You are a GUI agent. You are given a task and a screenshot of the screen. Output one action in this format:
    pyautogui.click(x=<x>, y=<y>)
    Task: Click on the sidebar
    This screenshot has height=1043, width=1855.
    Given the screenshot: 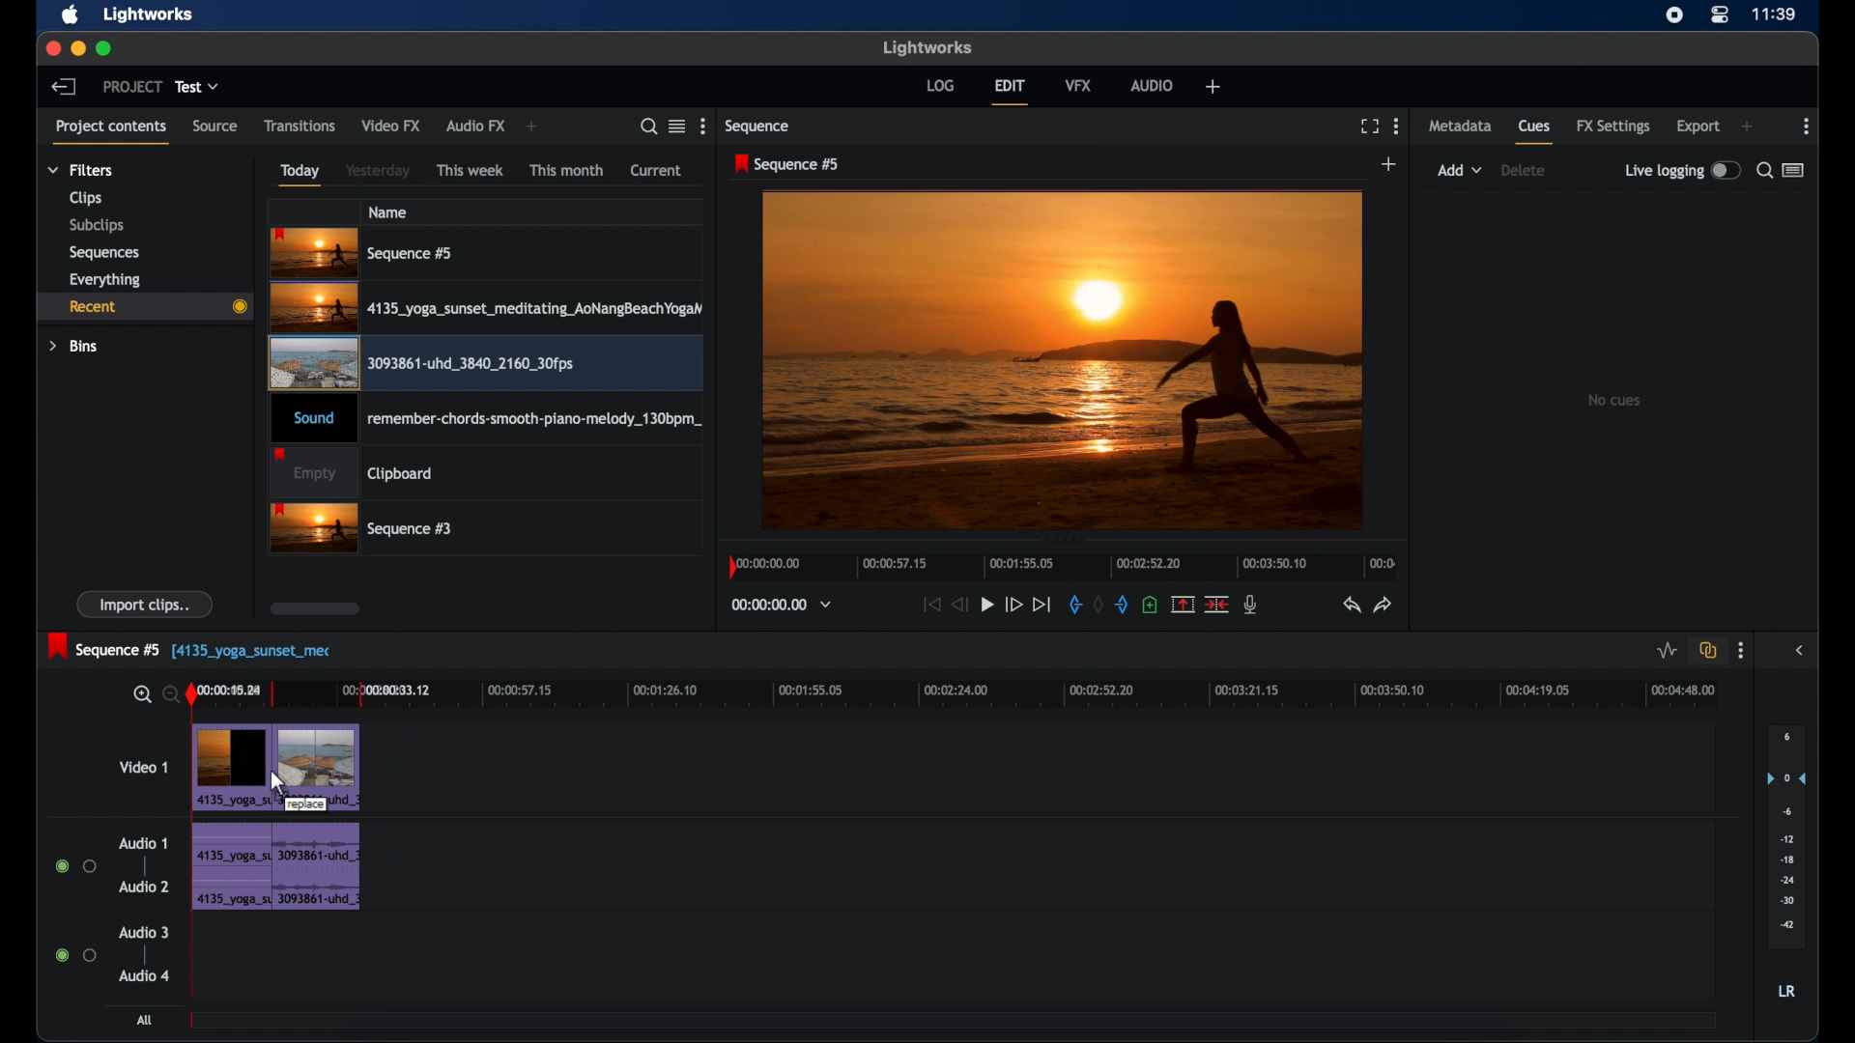 What is the action you would take?
    pyautogui.click(x=1799, y=651)
    